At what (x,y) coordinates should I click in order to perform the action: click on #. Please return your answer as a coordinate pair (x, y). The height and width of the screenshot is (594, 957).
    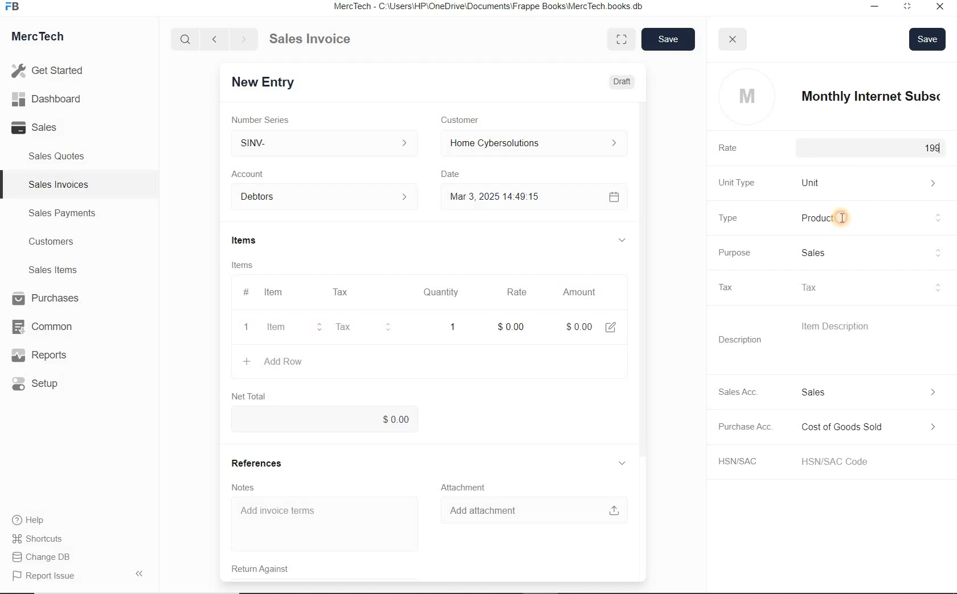
    Looking at the image, I should click on (370, 292).